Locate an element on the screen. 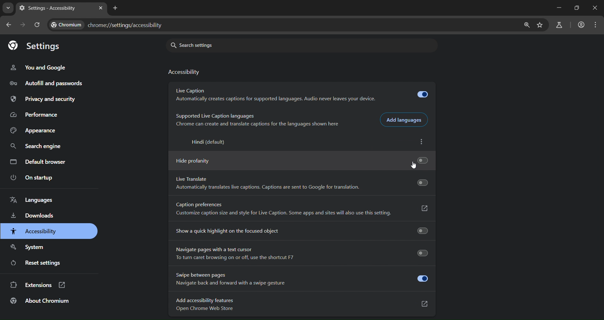 Image resolution: width=604 pixels, height=320 pixels. cursor is located at coordinates (416, 165).